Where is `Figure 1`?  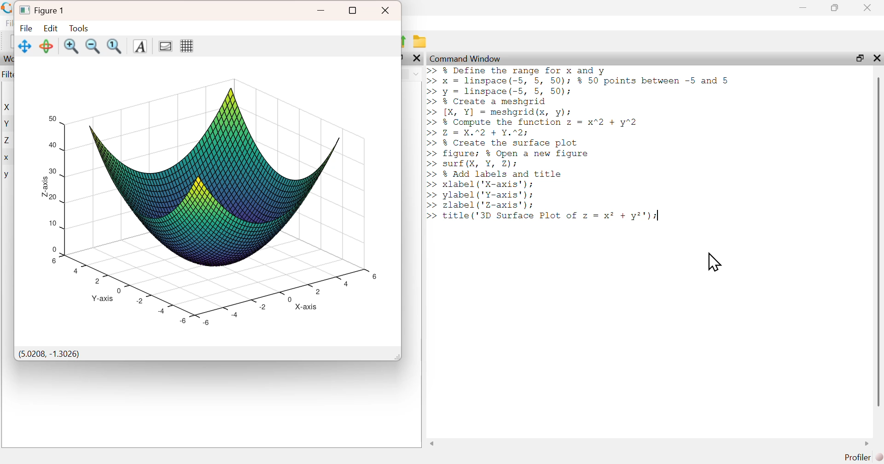 Figure 1 is located at coordinates (43, 9).